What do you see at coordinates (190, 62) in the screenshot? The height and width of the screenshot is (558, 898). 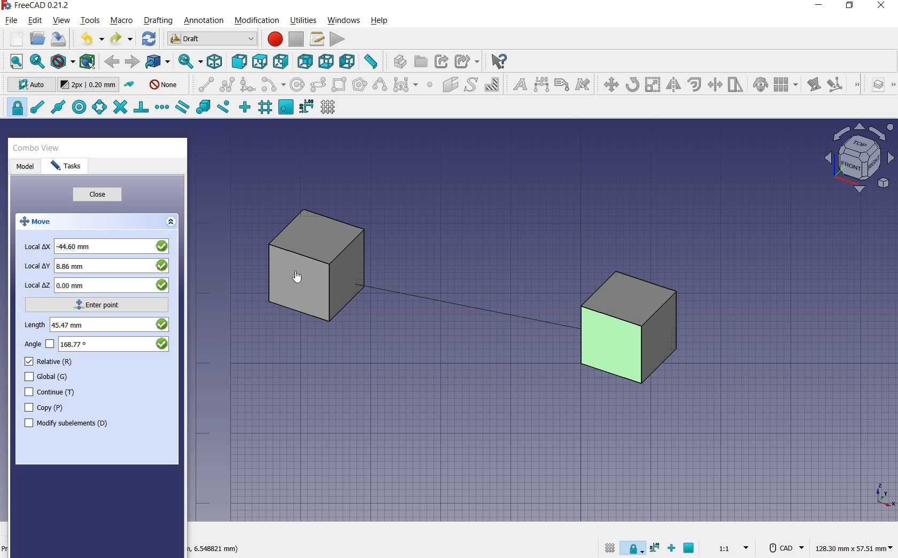 I see `sync view` at bounding box center [190, 62].